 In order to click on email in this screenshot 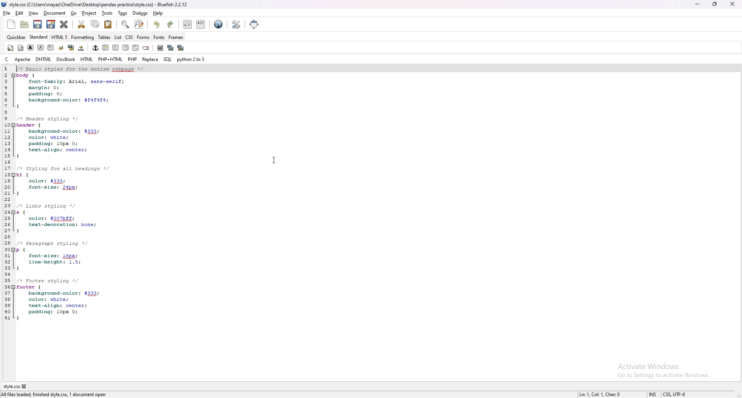, I will do `click(146, 48)`.